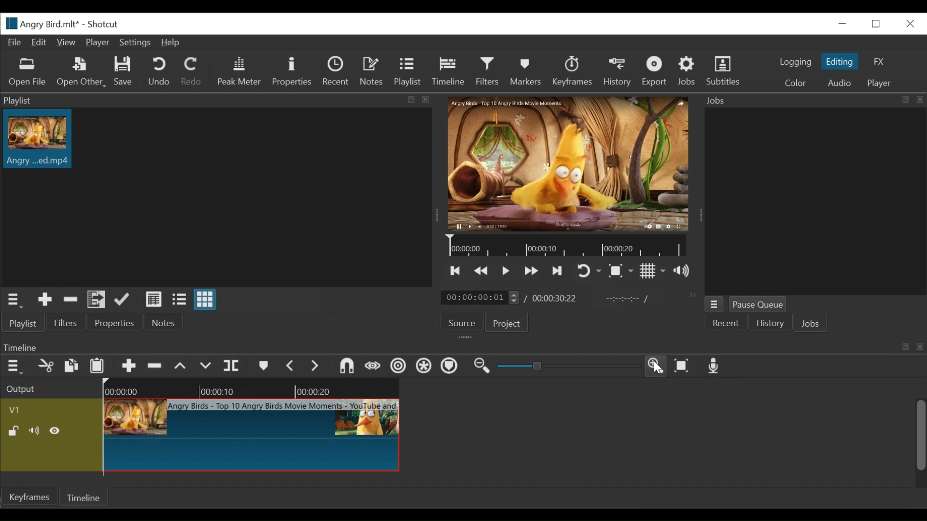 The height and width of the screenshot is (521, 927). What do you see at coordinates (14, 431) in the screenshot?
I see `(un)lock track` at bounding box center [14, 431].